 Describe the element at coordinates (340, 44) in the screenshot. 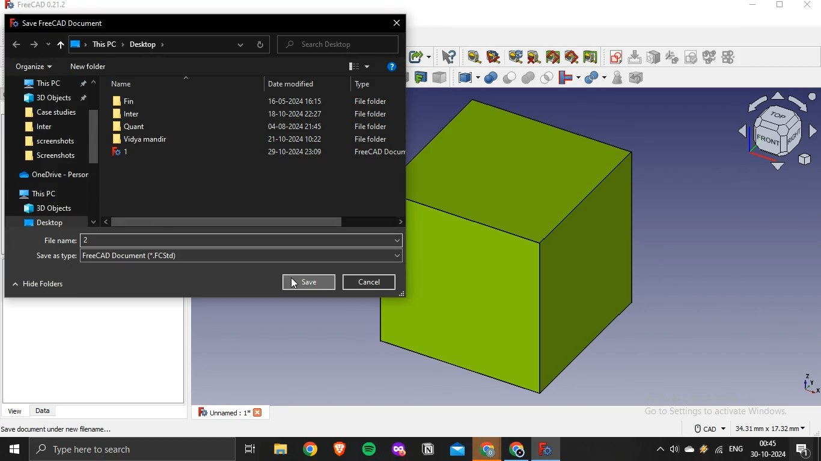

I see ` Search Desktop` at that location.